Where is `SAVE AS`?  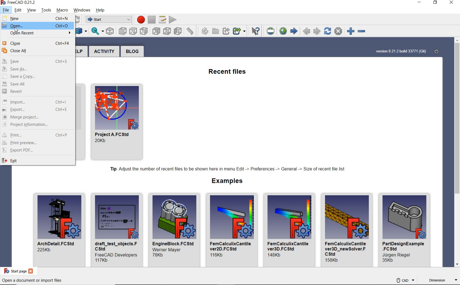 SAVE AS is located at coordinates (37, 70).